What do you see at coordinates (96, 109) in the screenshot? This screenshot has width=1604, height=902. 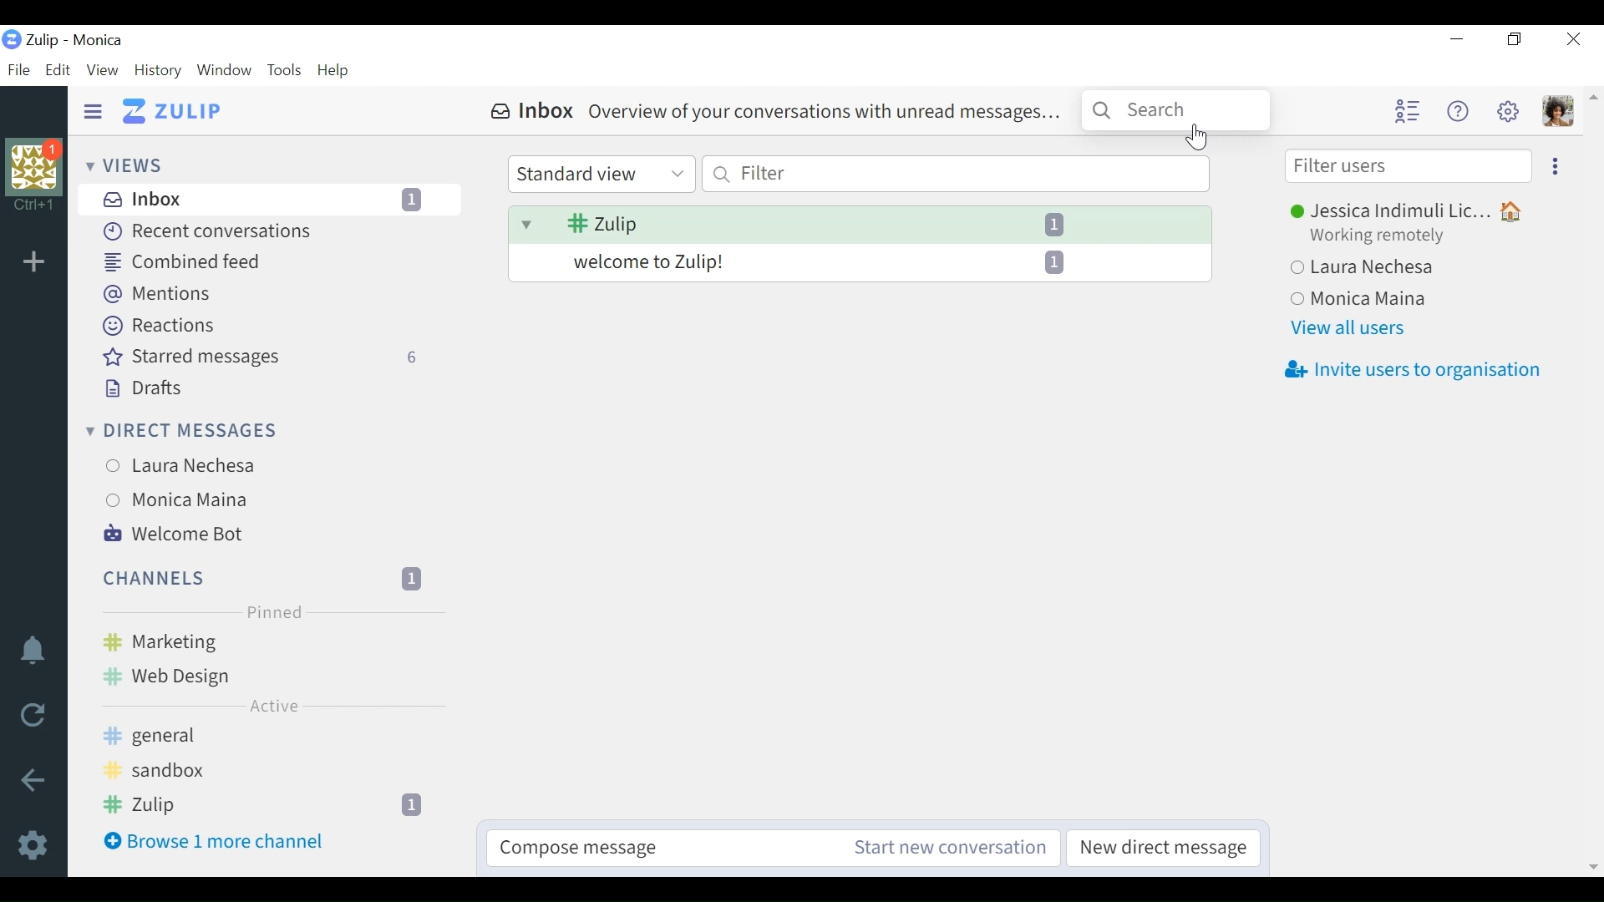 I see `Hide` at bounding box center [96, 109].